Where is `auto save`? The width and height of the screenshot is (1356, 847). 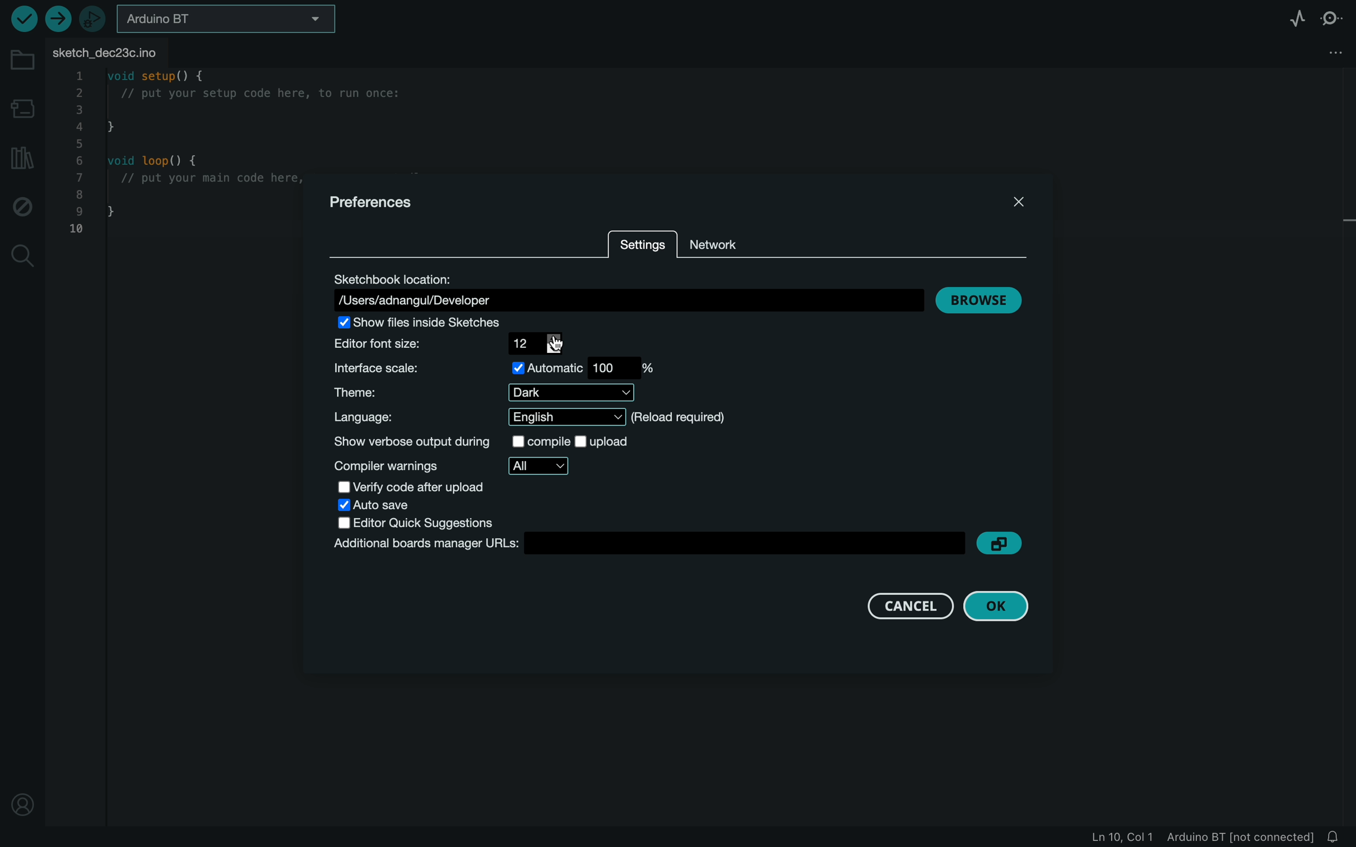 auto save is located at coordinates (396, 506).